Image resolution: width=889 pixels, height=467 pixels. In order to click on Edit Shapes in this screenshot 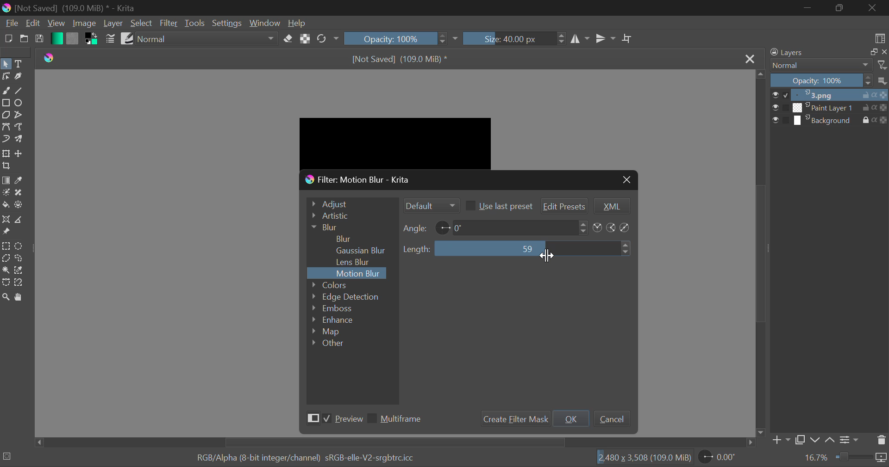, I will do `click(6, 77)`.